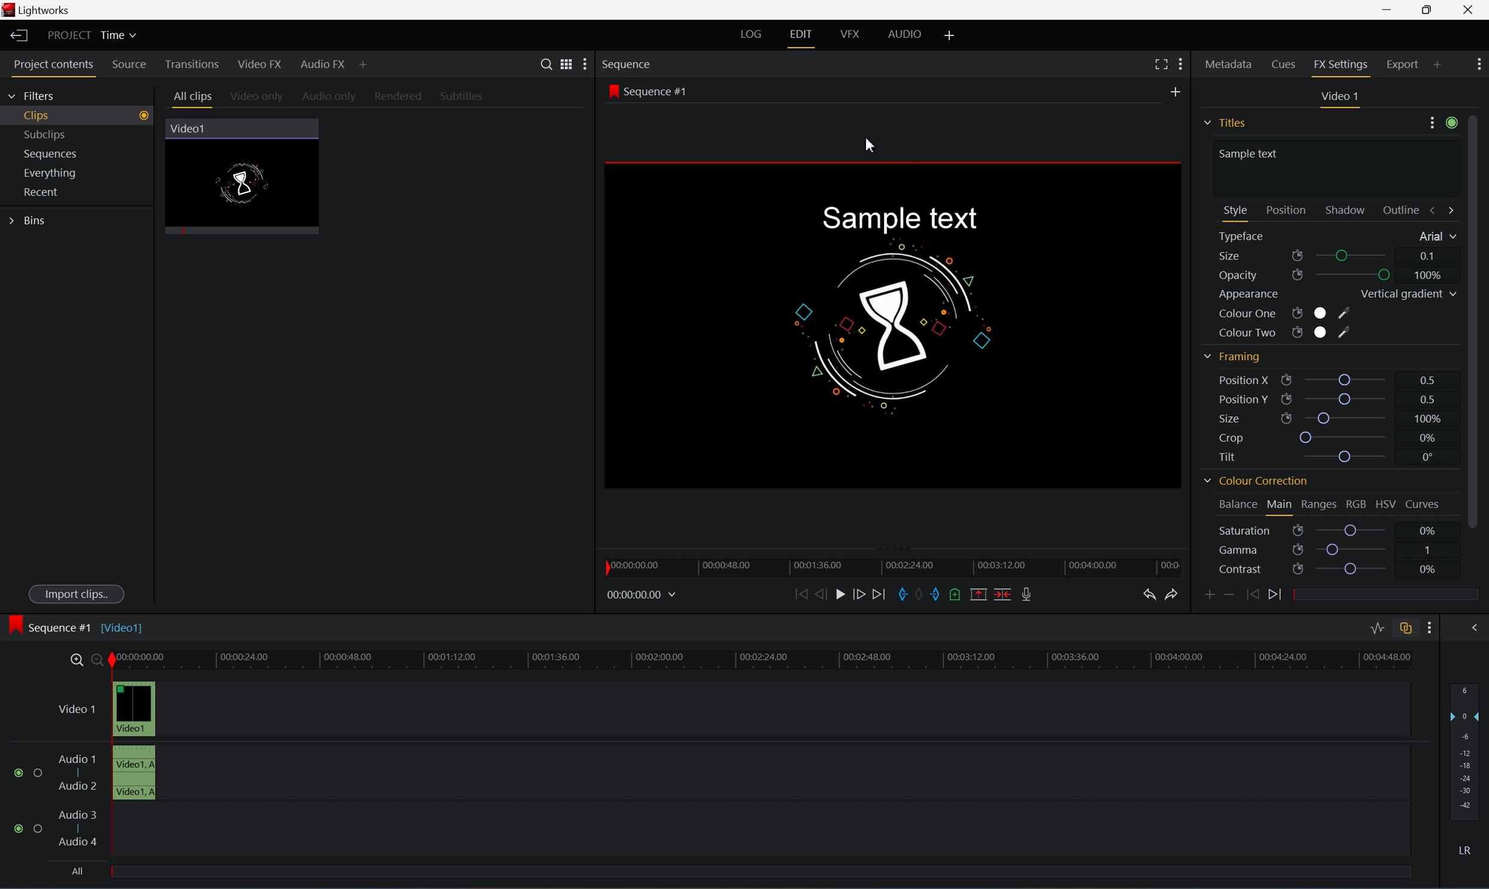  Describe the element at coordinates (1319, 504) in the screenshot. I see `ranges` at that location.